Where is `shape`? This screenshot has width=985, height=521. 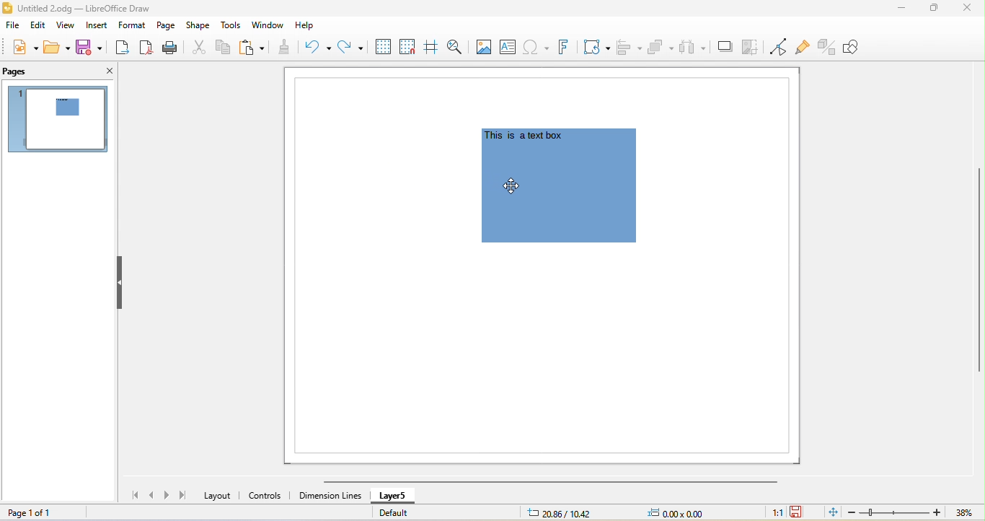 shape is located at coordinates (198, 25).